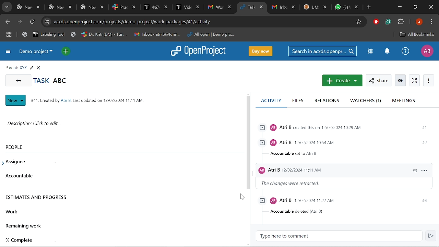 This screenshot has height=247, width=439. What do you see at coordinates (345, 170) in the screenshot?
I see `activity log: Atri B 12/02/2024 11:11 AM` at bounding box center [345, 170].